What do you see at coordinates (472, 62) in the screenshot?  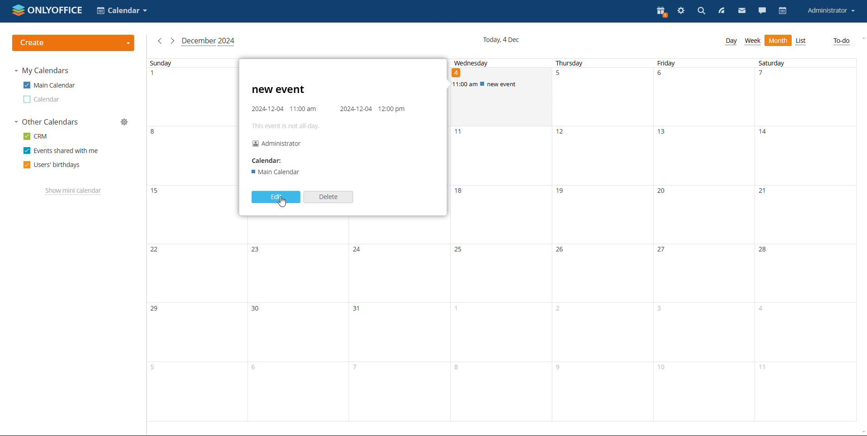 I see `wednesday` at bounding box center [472, 62].